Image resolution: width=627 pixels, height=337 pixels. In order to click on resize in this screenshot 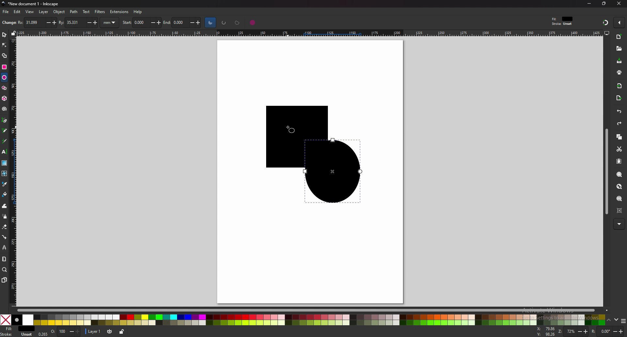, I will do `click(604, 4)`.